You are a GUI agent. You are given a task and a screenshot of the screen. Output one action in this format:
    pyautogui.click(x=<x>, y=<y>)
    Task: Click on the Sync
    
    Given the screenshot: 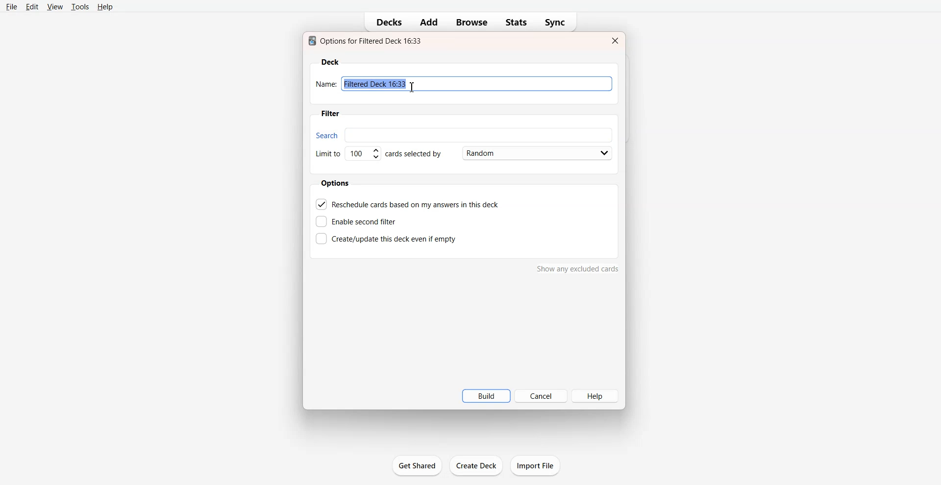 What is the action you would take?
    pyautogui.click(x=558, y=23)
    